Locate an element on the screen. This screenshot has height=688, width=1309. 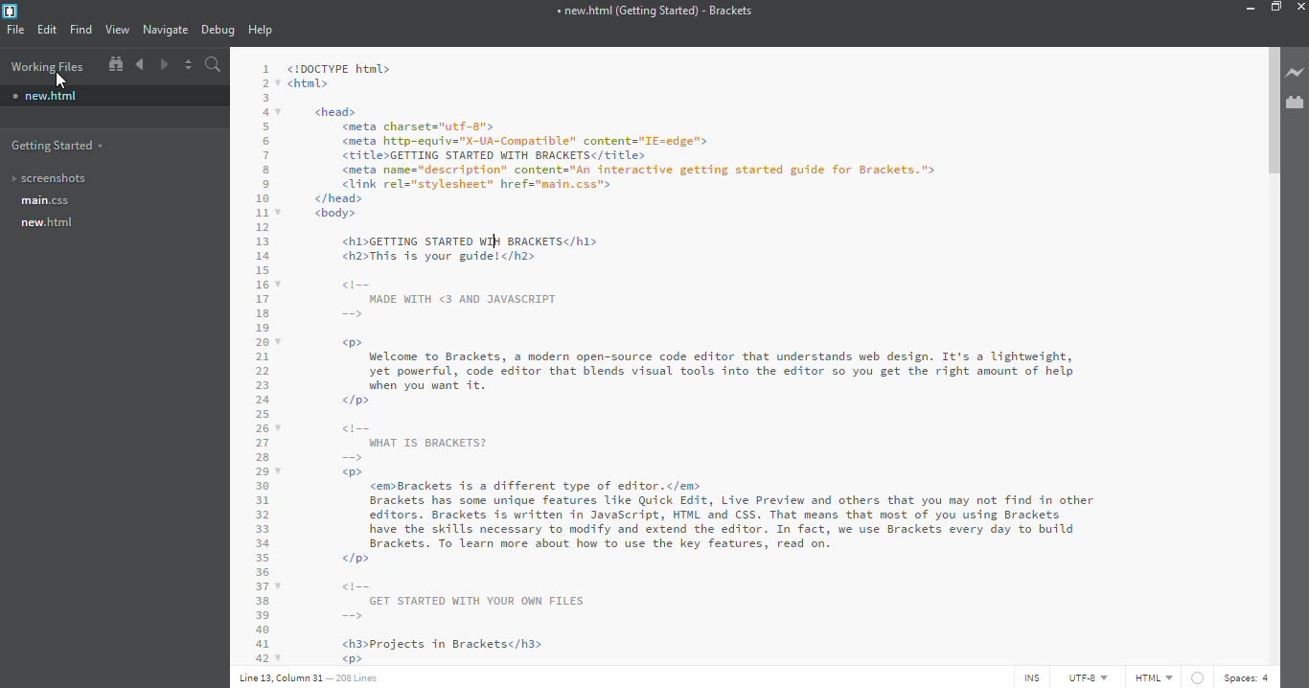
linter is located at coordinates (1197, 677).